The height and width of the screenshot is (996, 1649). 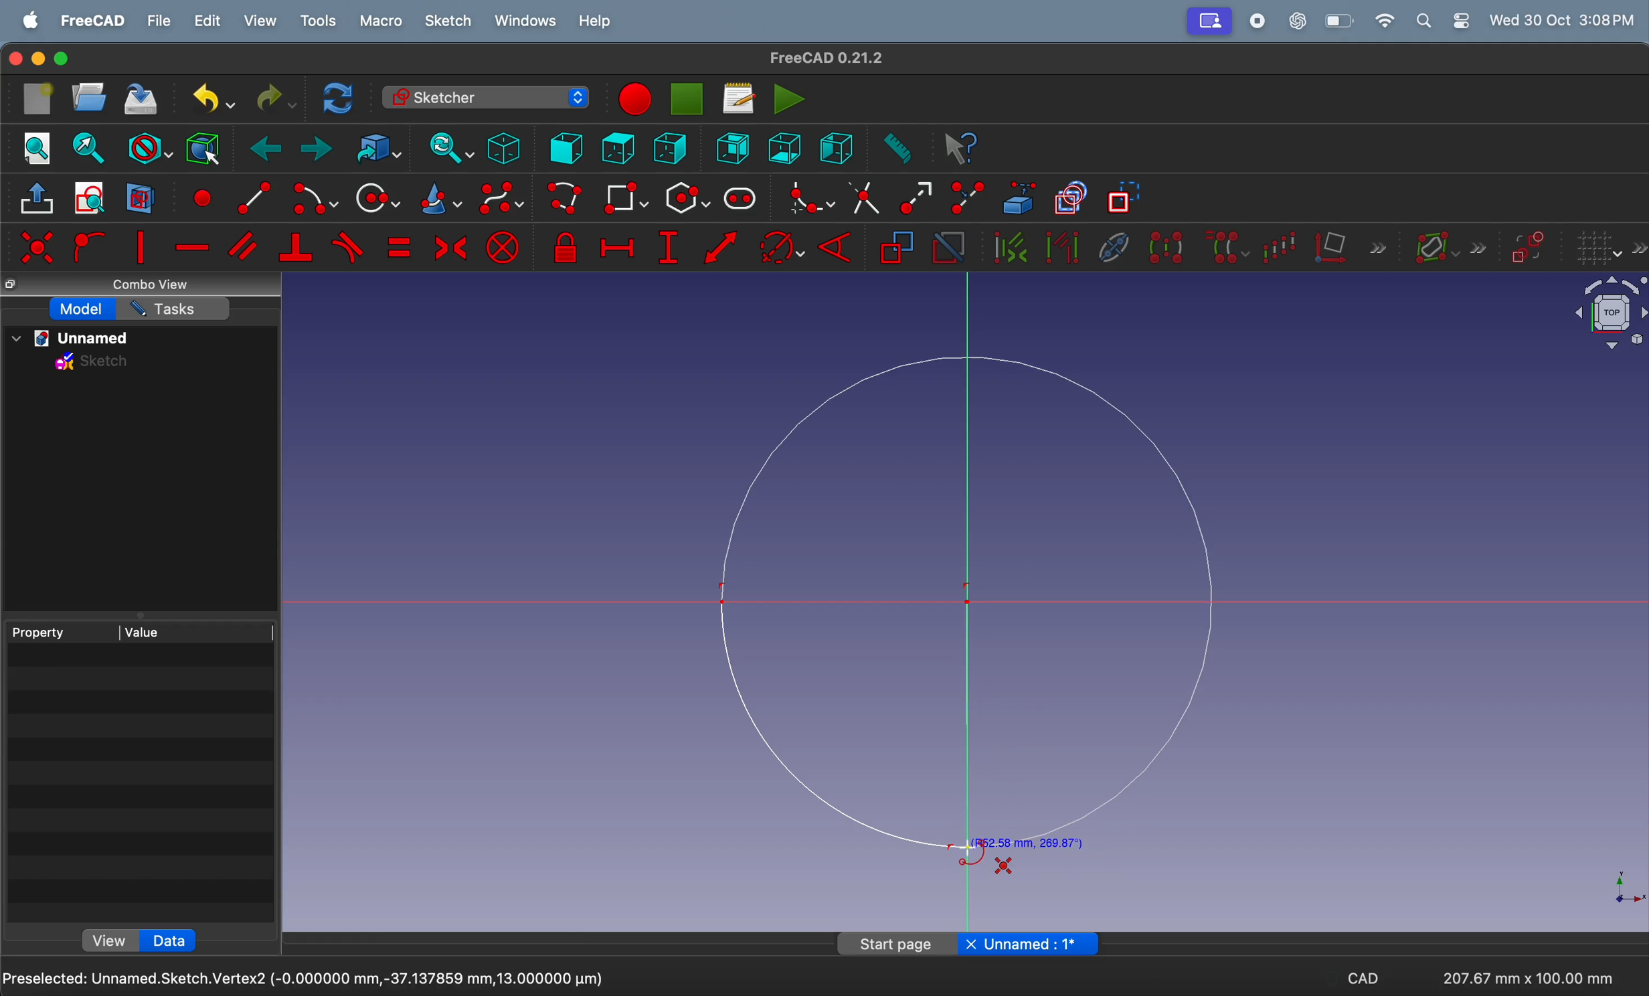 I want to click on constrain block, so click(x=503, y=247).